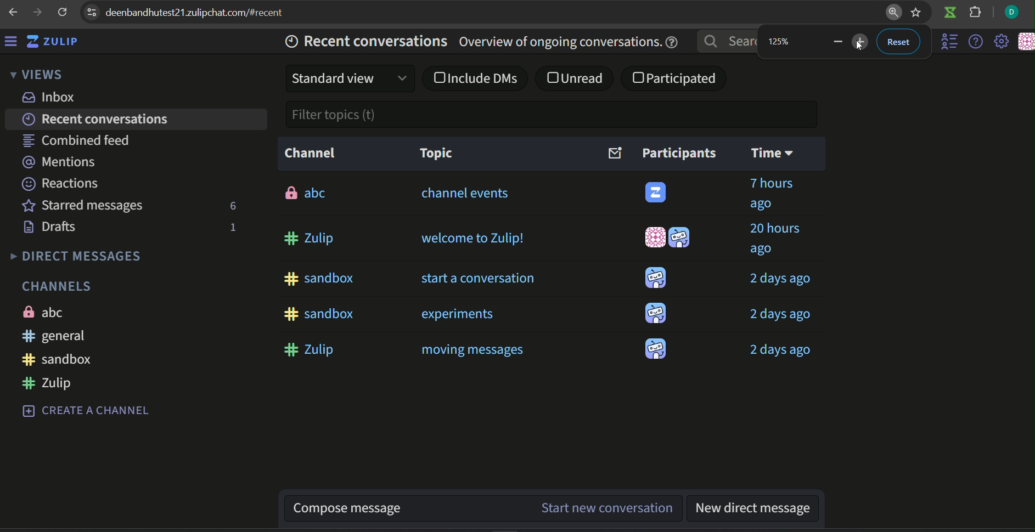 This screenshot has height=532, width=1035. I want to click on textbox, so click(436, 153).